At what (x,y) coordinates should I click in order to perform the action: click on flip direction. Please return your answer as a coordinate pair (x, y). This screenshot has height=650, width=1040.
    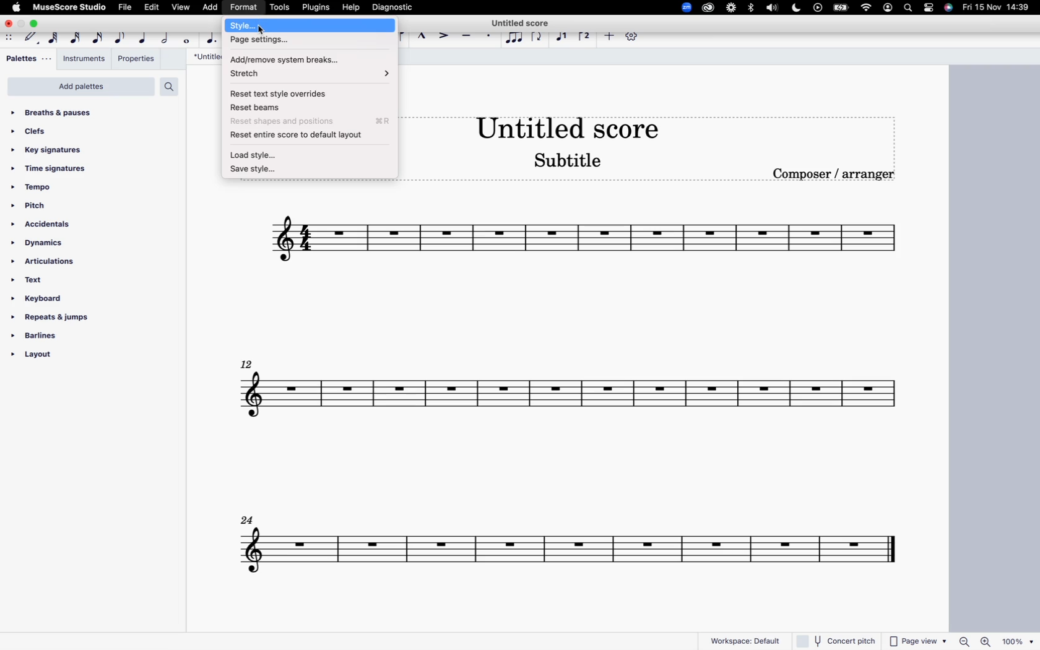
    Looking at the image, I should click on (540, 38).